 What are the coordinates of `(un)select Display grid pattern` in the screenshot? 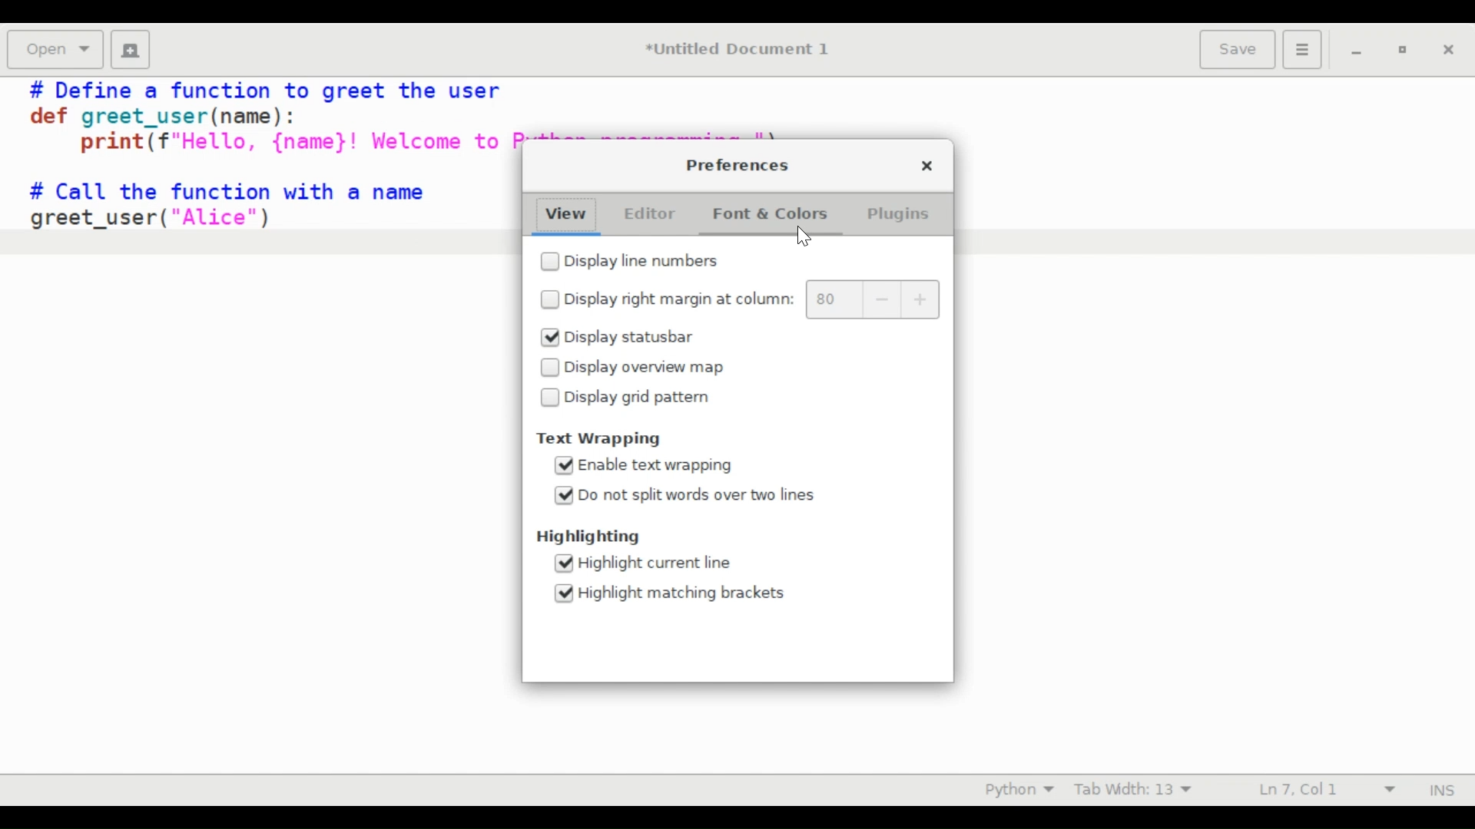 It's located at (631, 397).